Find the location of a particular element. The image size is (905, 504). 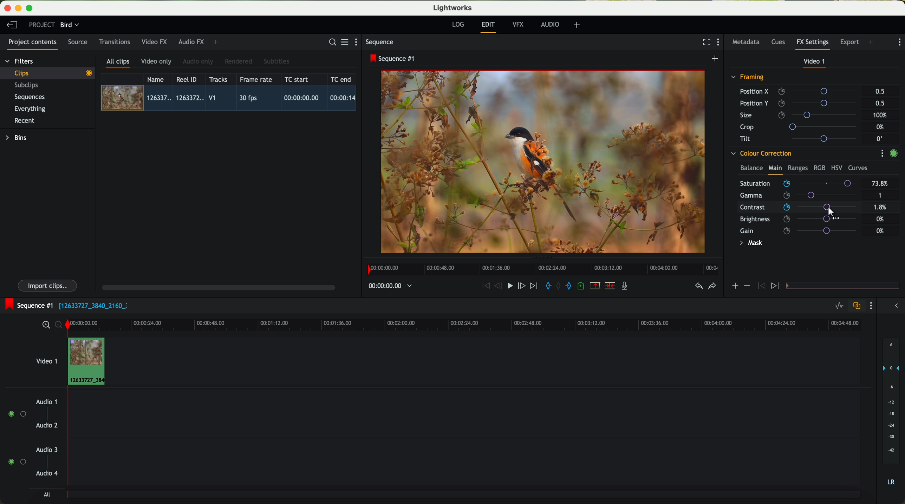

drag video to video track 1 is located at coordinates (89, 362).